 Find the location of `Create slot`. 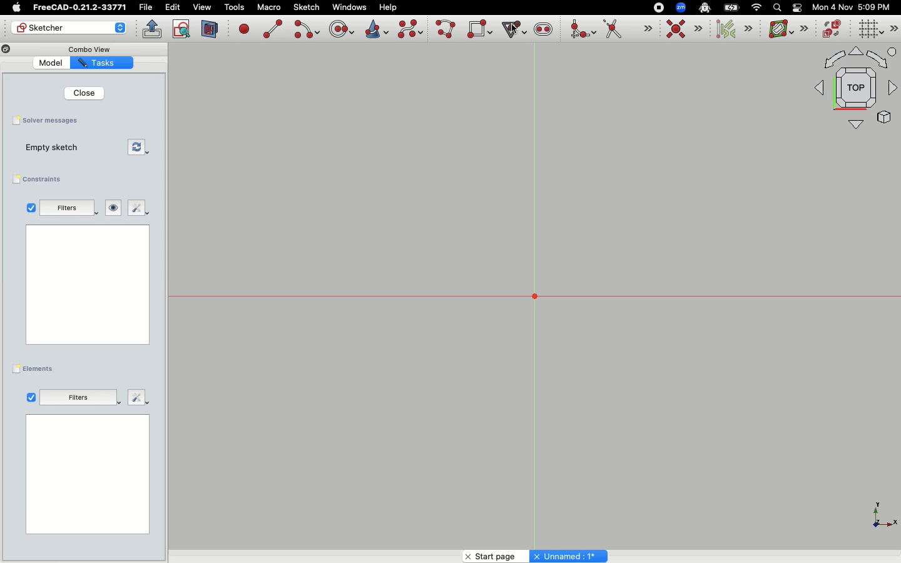

Create slot is located at coordinates (542, 31).